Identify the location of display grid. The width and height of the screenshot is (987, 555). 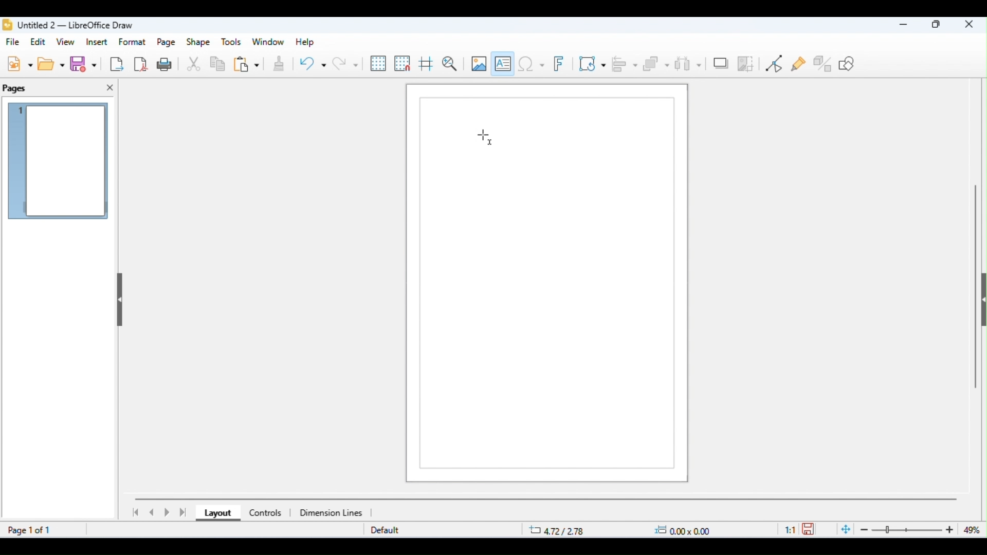
(379, 64).